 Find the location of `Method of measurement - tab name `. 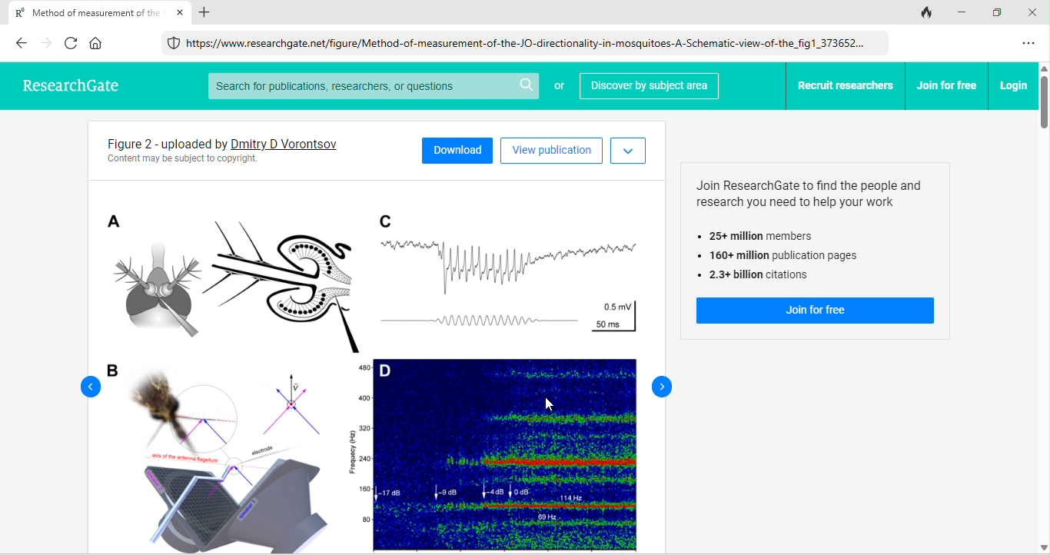

Method of measurement - tab name  is located at coordinates (84, 12).